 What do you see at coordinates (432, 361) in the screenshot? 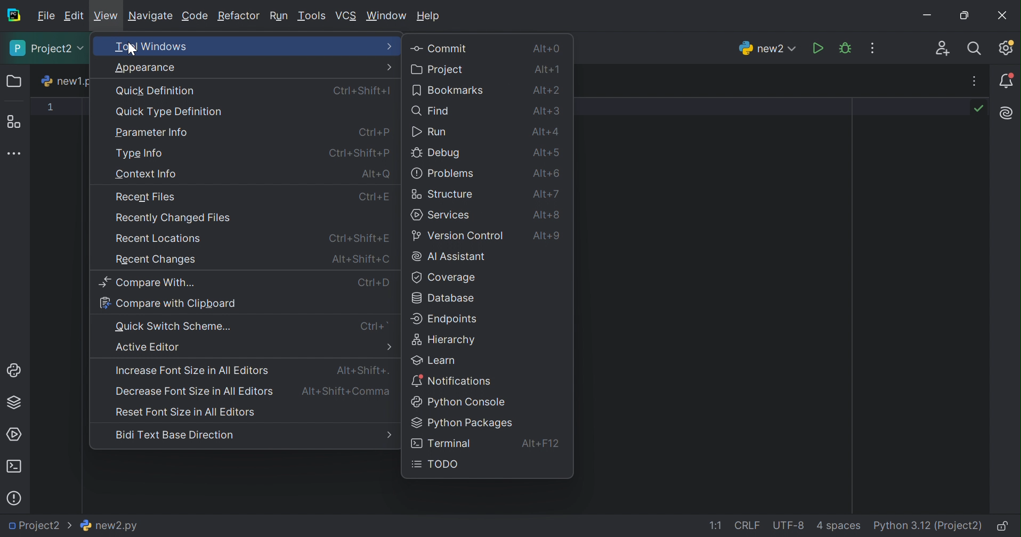
I see `Learn` at bounding box center [432, 361].